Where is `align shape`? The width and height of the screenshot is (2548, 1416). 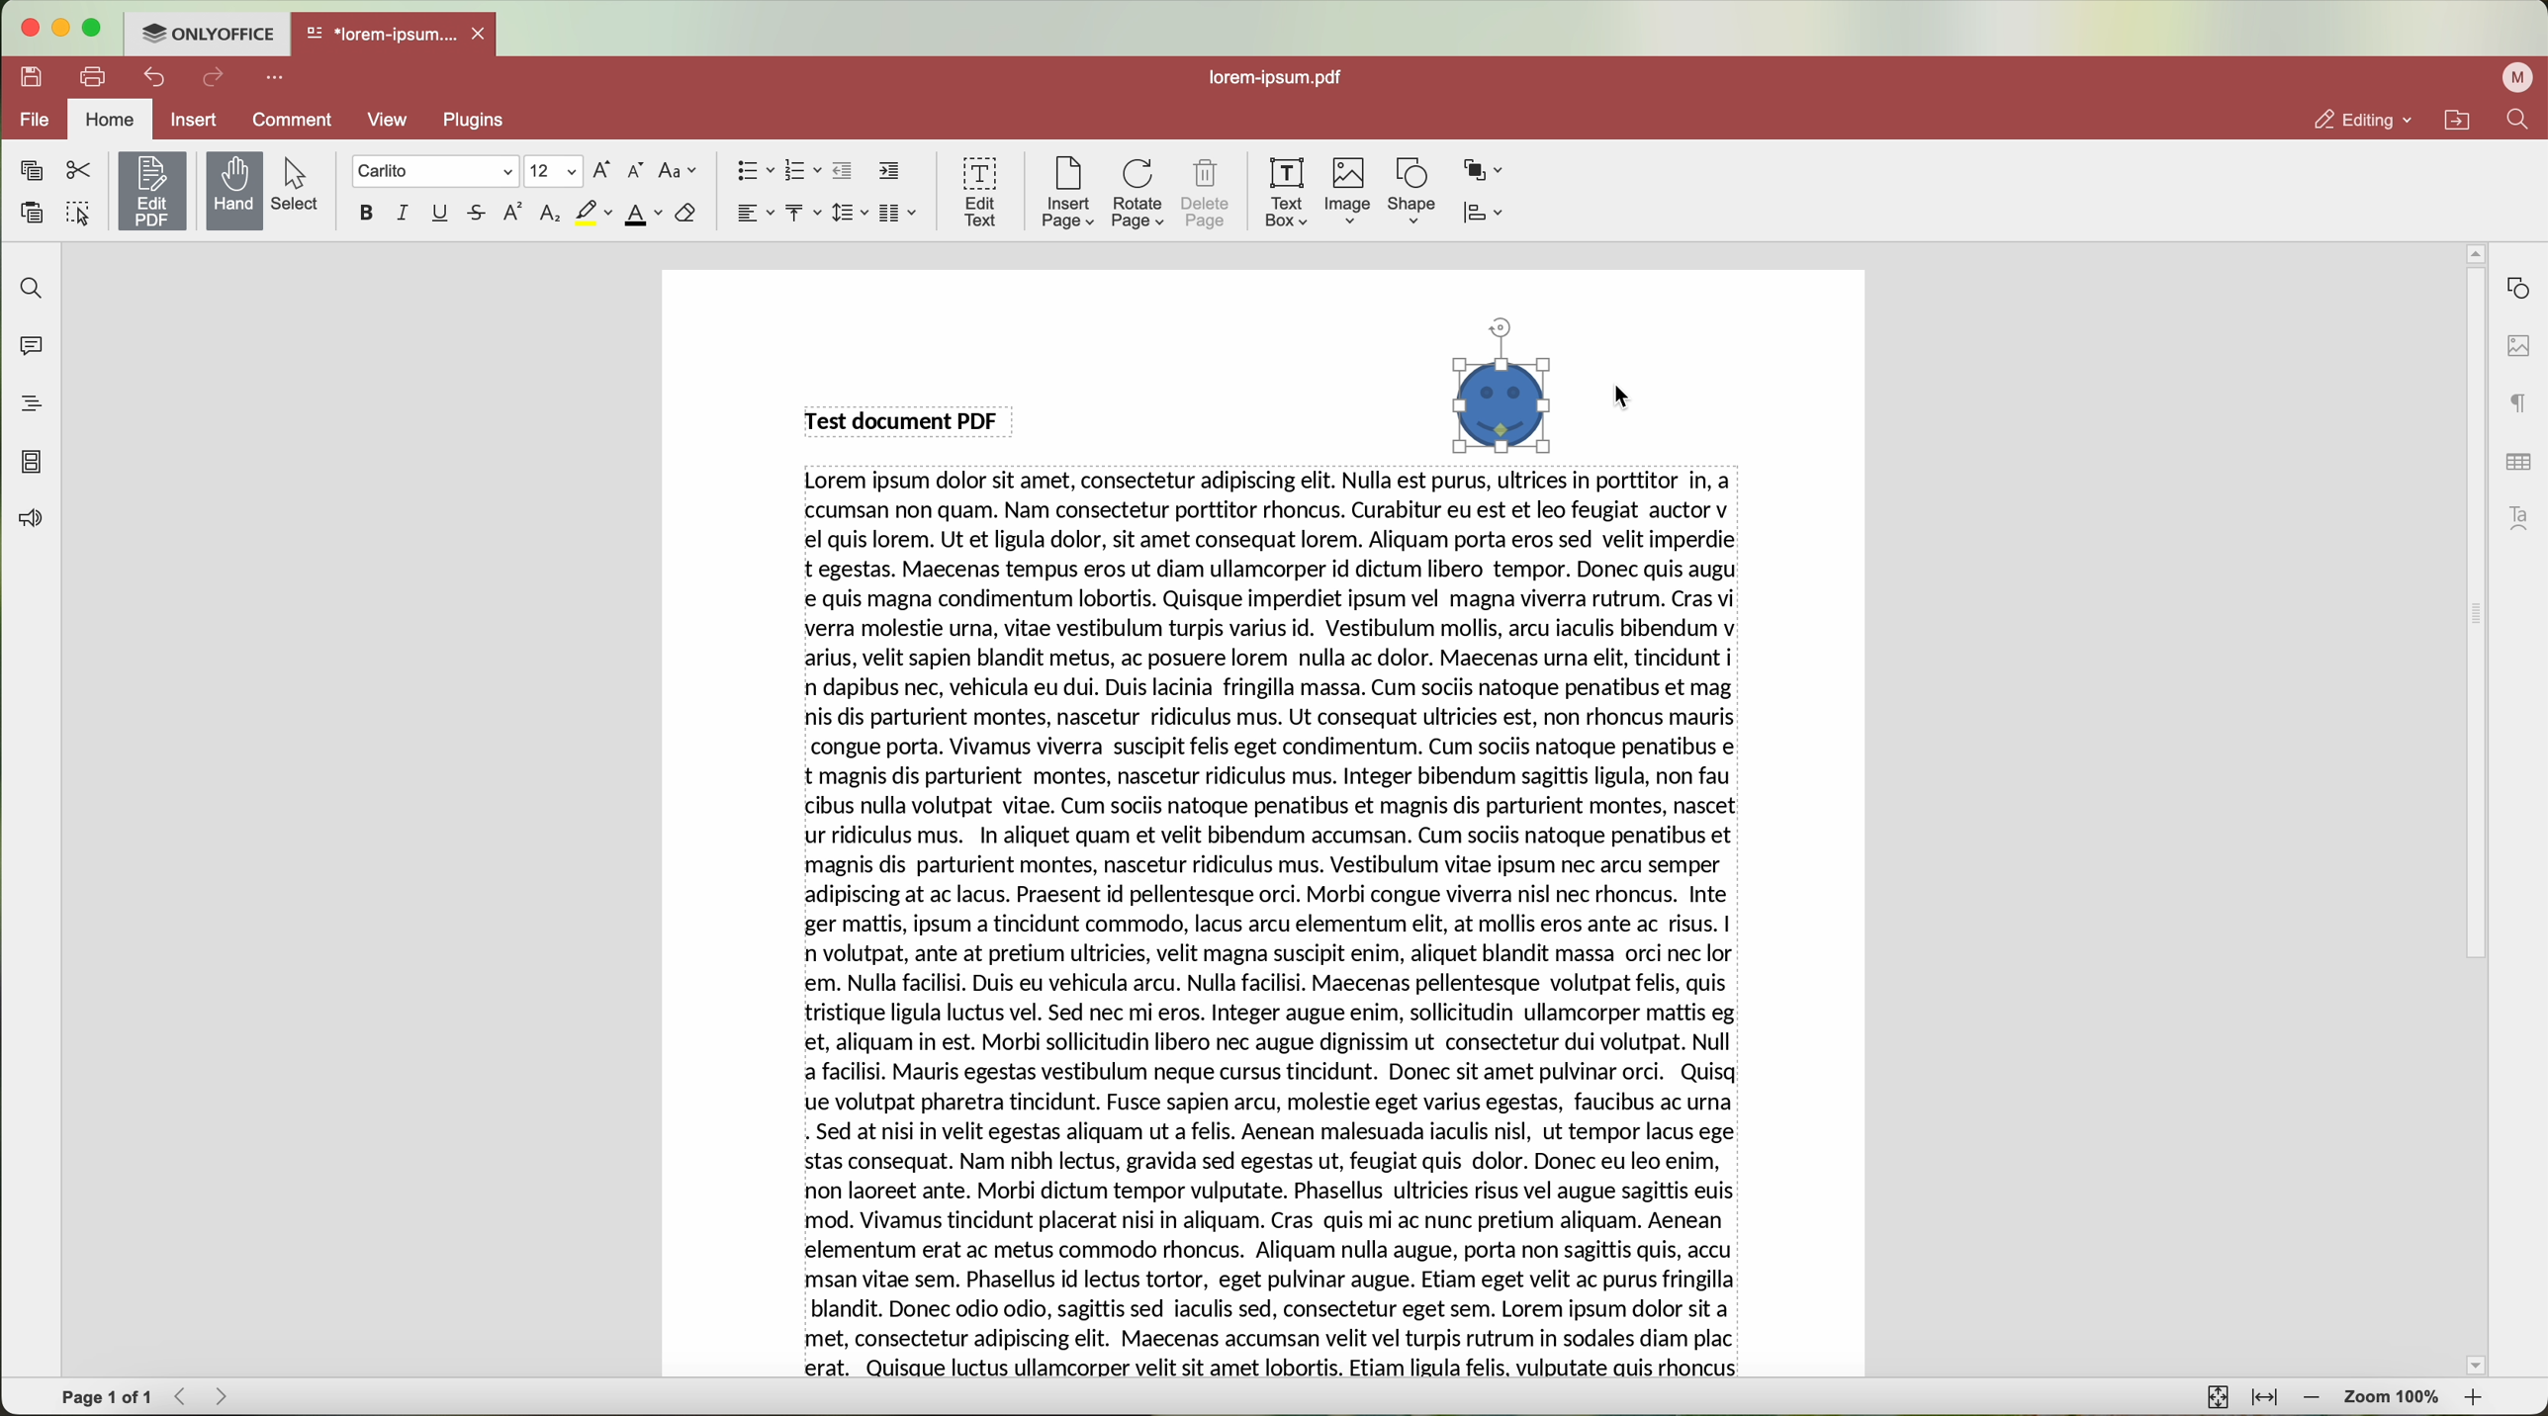 align shape is located at coordinates (1494, 215).